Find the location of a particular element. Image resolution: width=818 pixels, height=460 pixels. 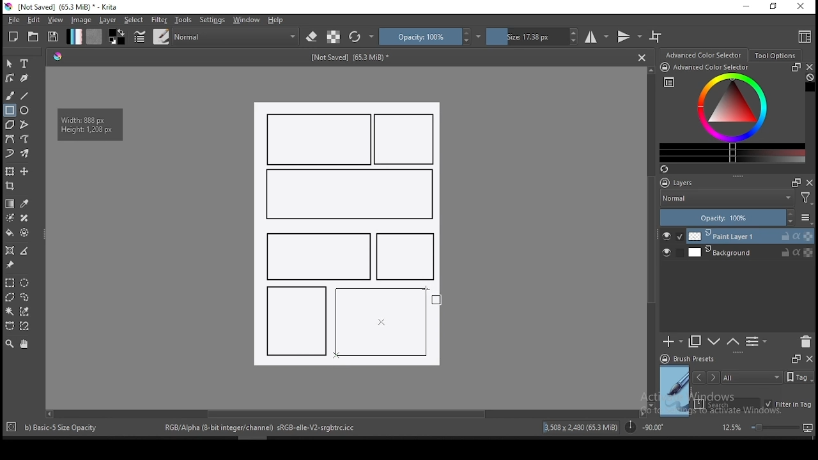

horizontal mirror tool is located at coordinates (597, 36).